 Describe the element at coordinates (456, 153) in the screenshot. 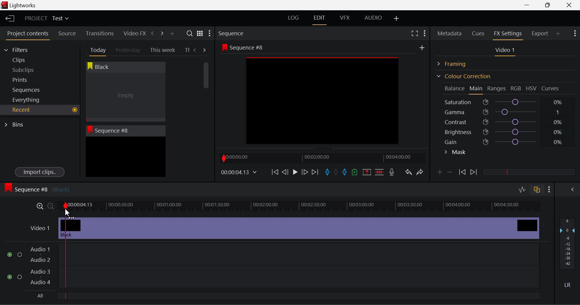

I see `Mask` at that location.